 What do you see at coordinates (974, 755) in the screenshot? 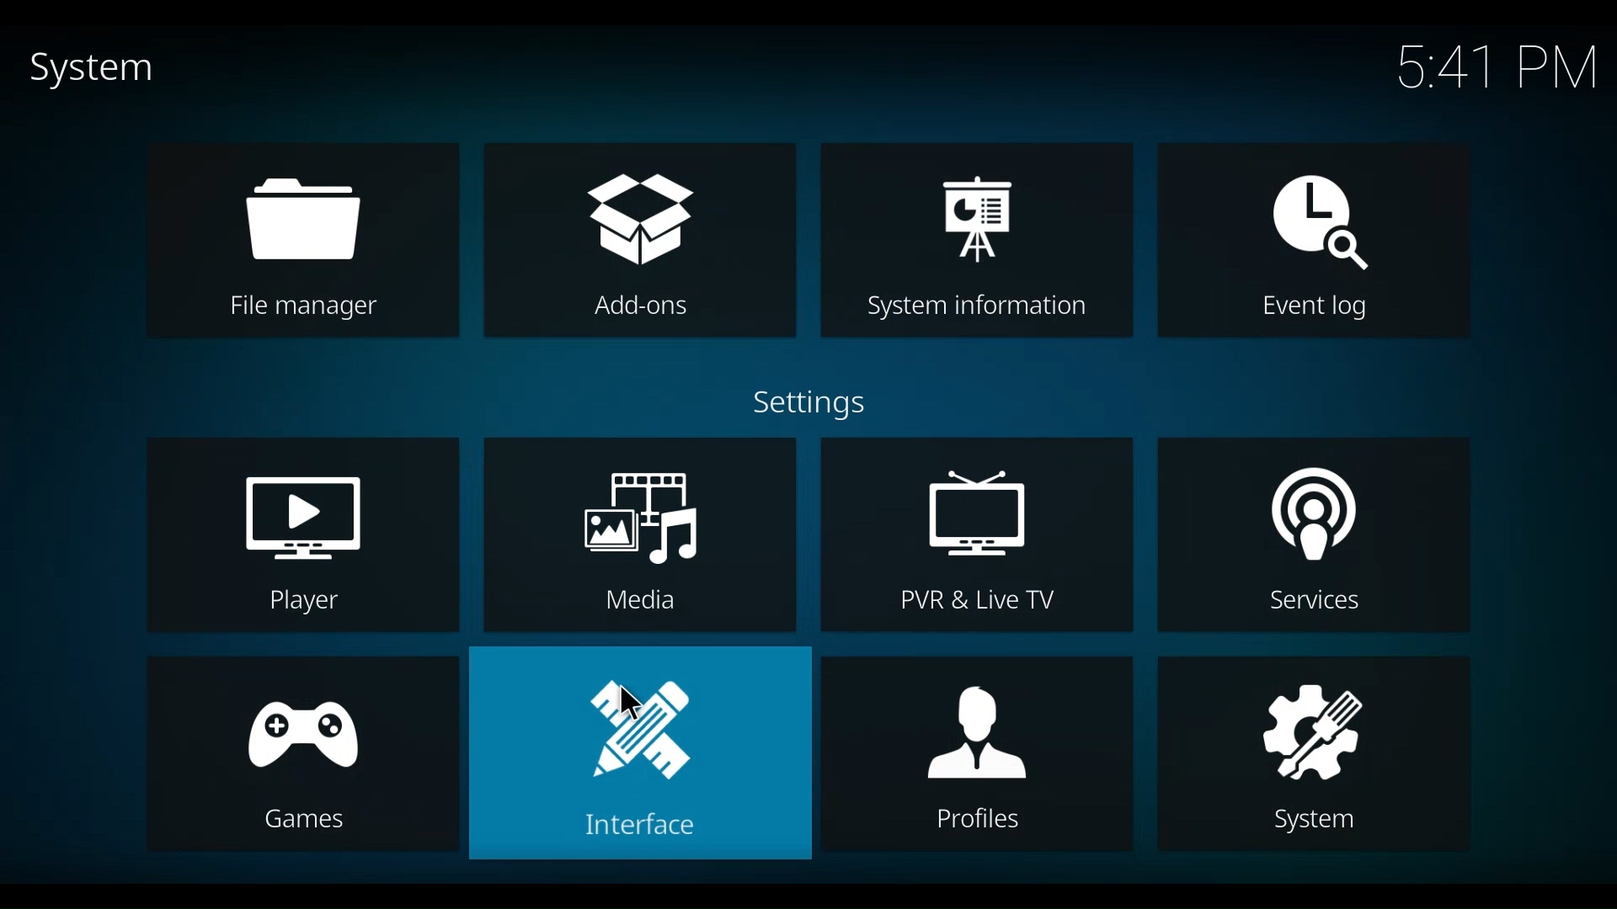
I see `Profiles` at bounding box center [974, 755].